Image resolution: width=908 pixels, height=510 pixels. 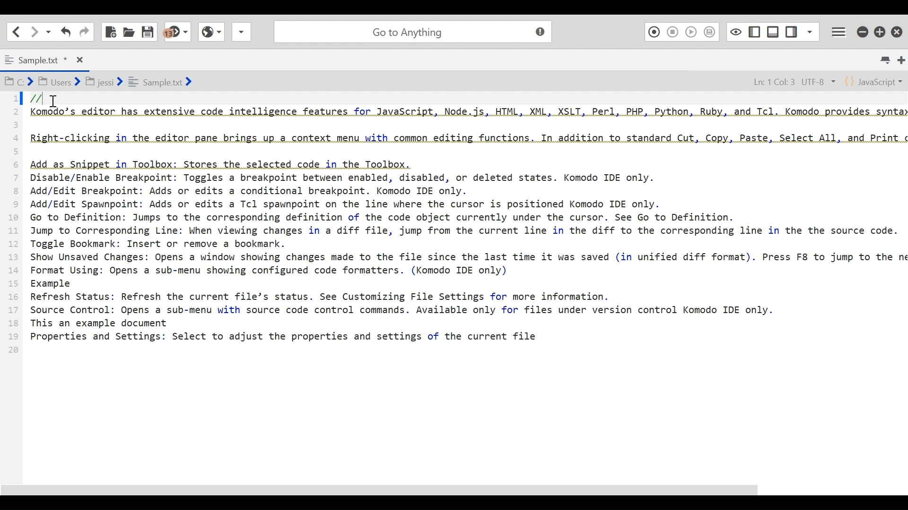 I want to click on Jump to syntax, so click(x=178, y=32).